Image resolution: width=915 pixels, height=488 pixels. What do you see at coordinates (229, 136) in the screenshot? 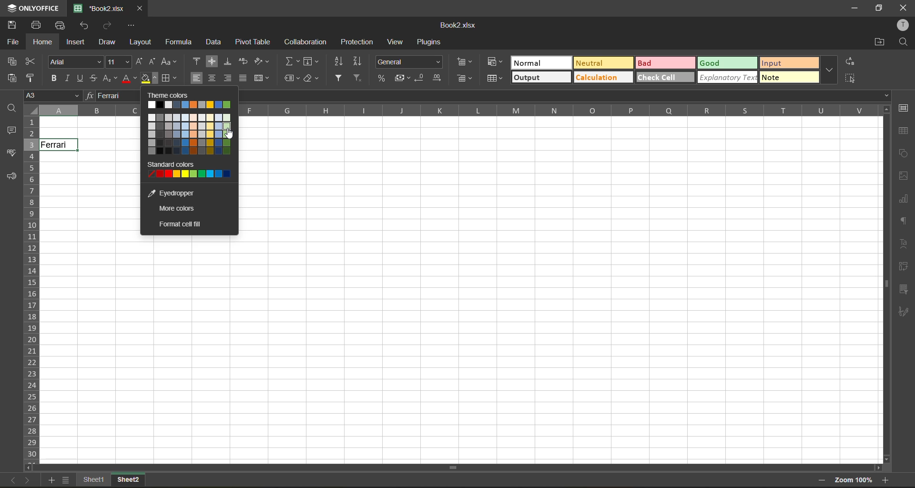
I see `Cursor` at bounding box center [229, 136].